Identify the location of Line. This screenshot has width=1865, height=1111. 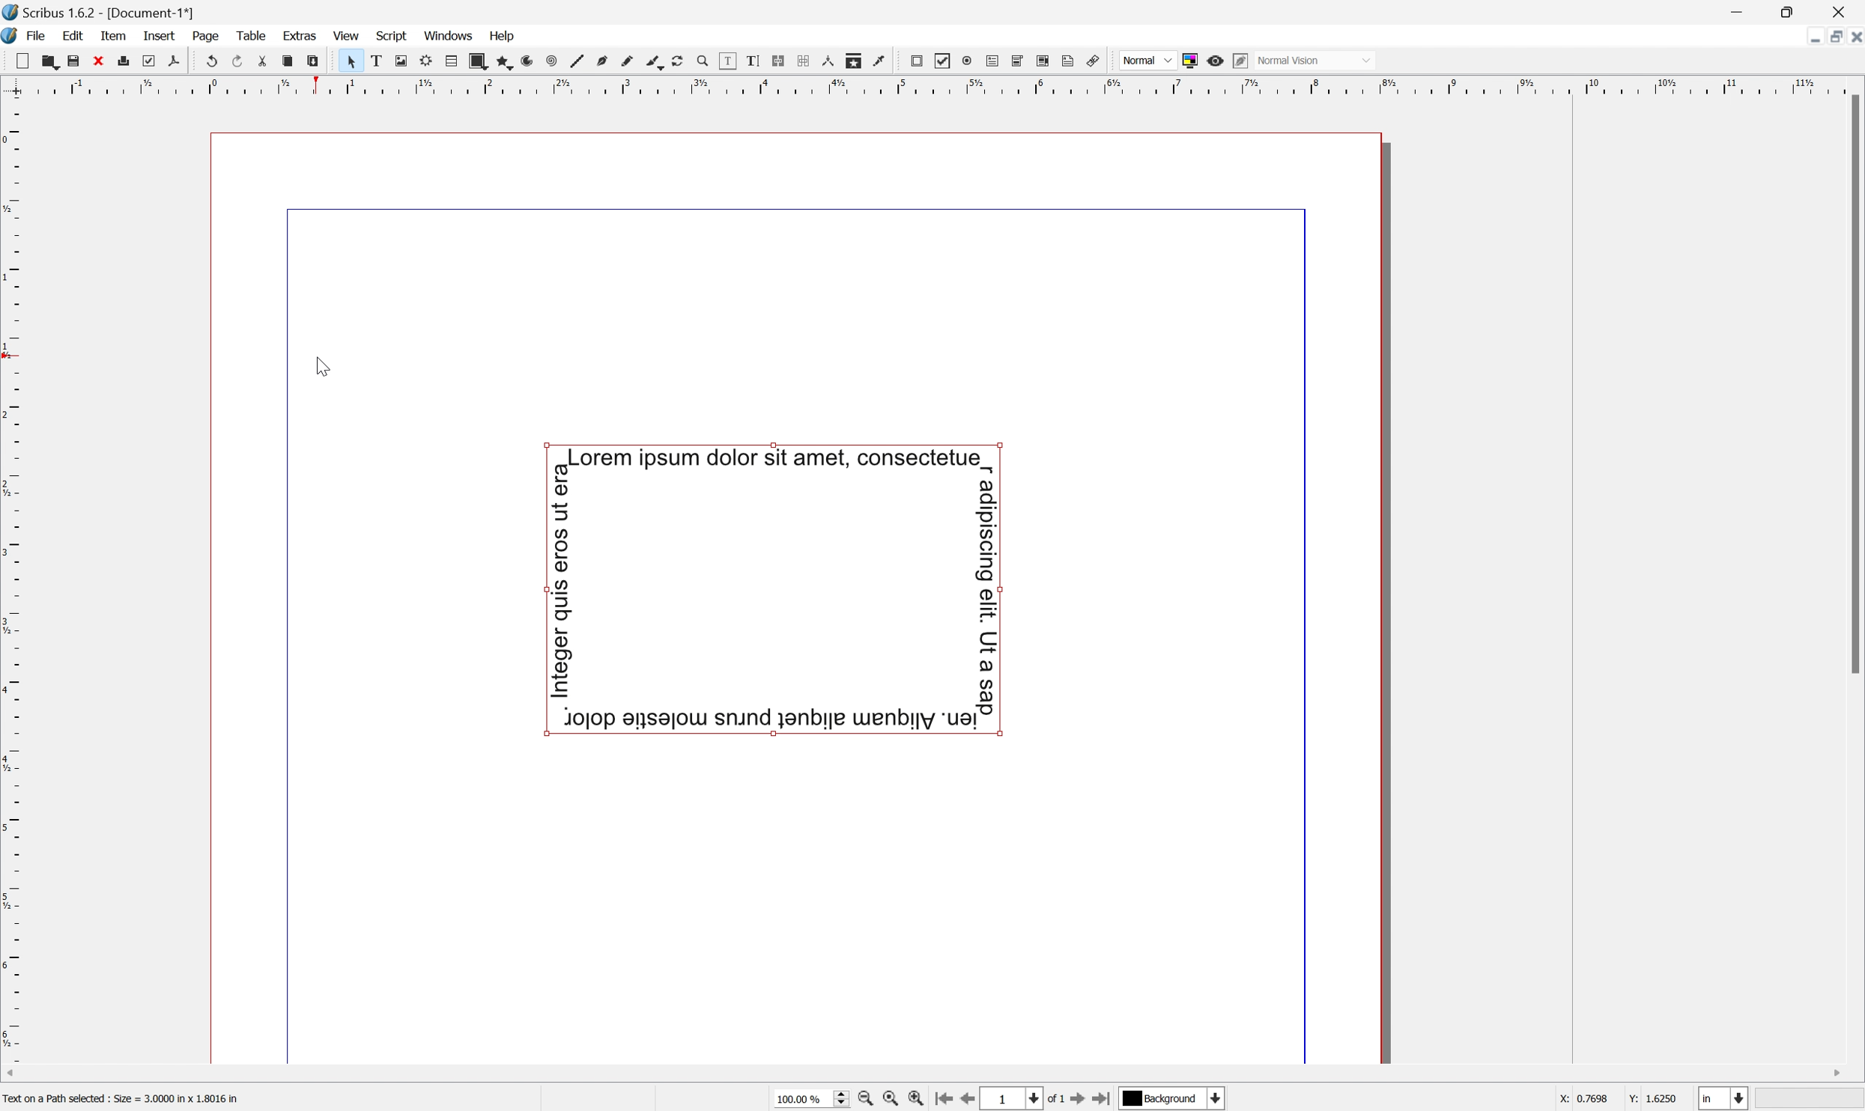
(574, 61).